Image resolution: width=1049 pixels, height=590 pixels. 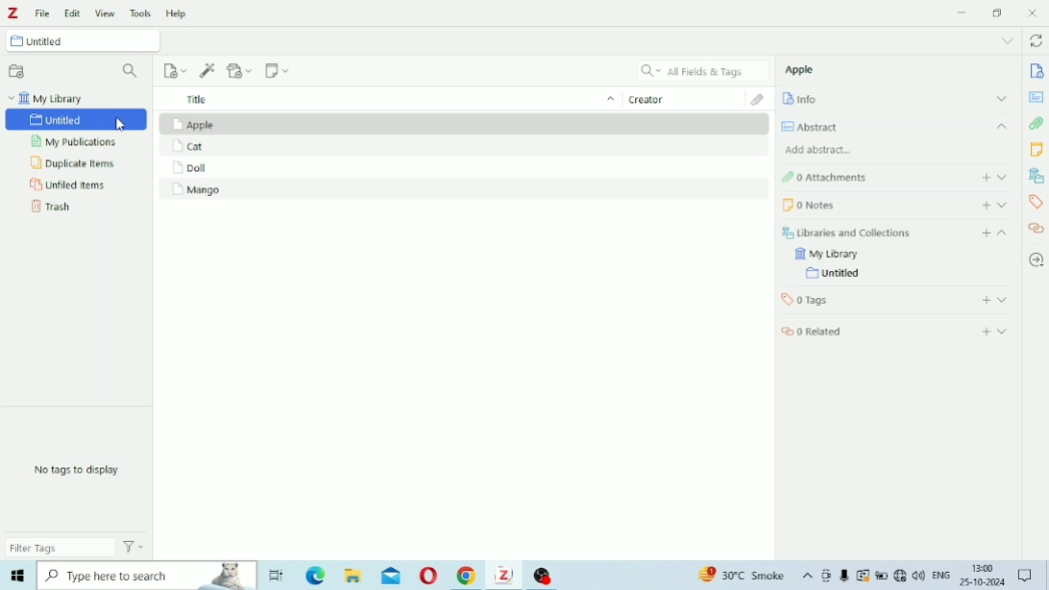 I want to click on , so click(x=427, y=574).